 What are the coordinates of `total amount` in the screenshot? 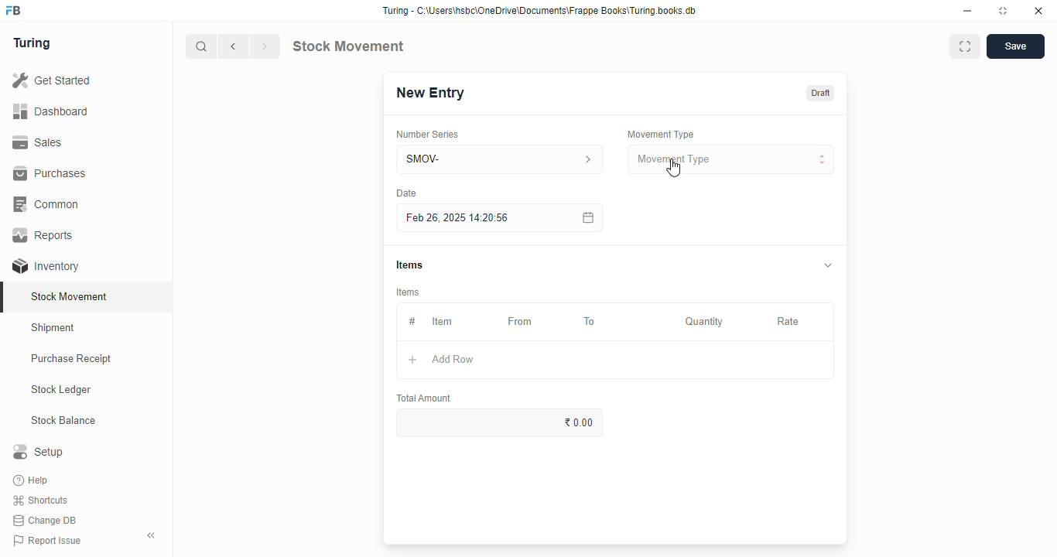 It's located at (425, 398).